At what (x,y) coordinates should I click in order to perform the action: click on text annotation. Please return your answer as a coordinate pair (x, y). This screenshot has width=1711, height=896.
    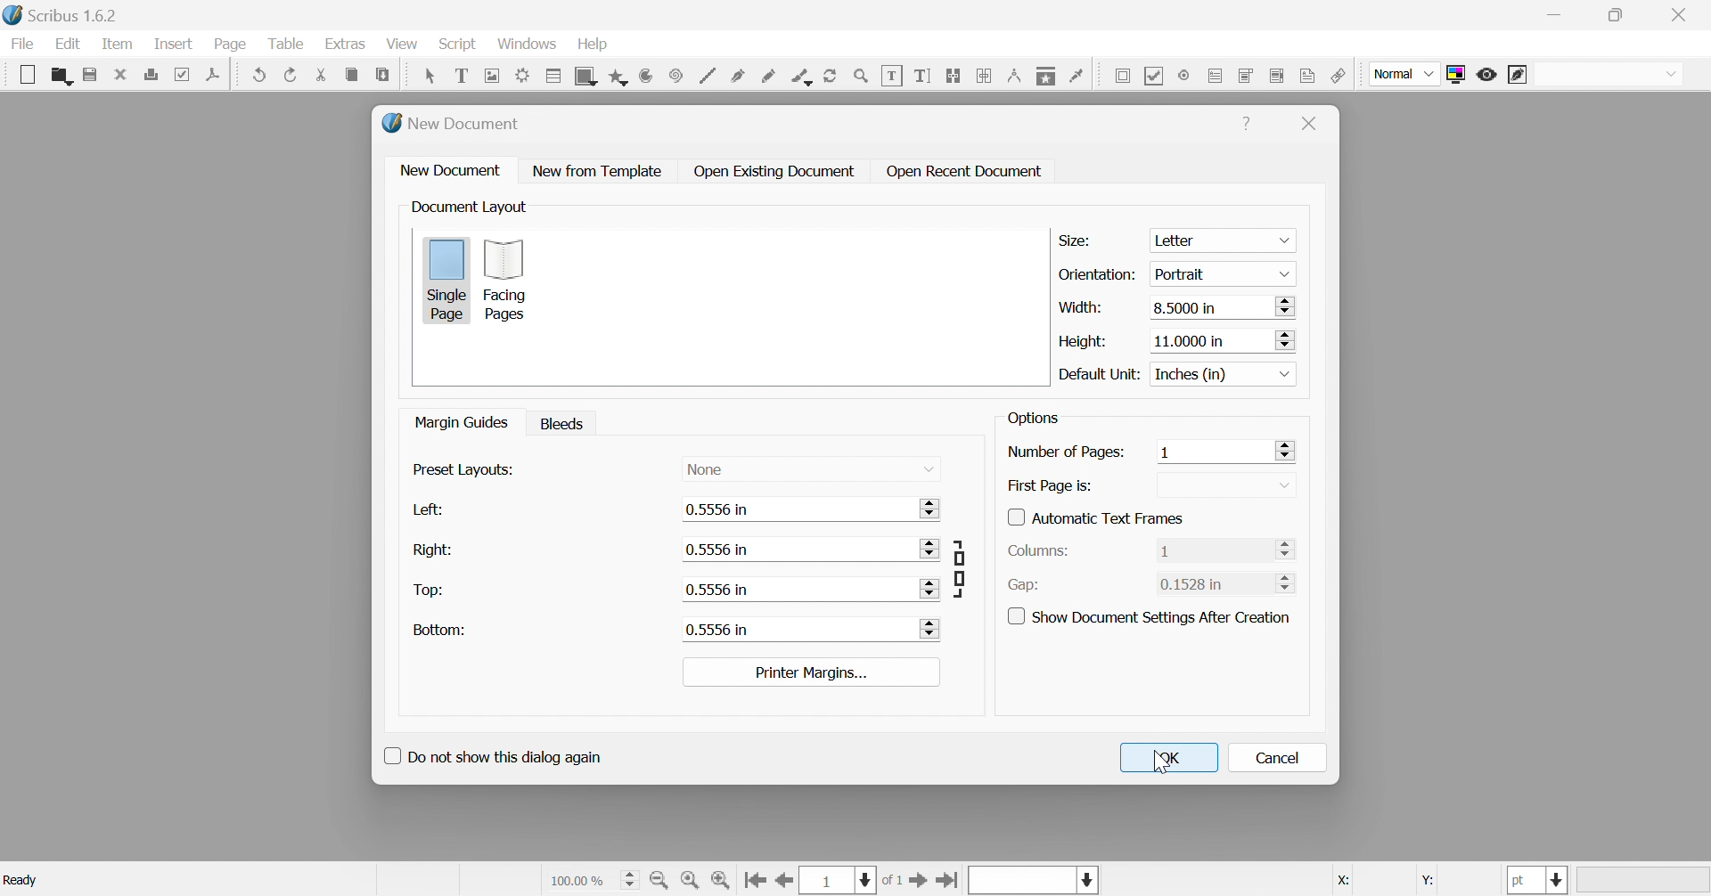
    Looking at the image, I should click on (1310, 76).